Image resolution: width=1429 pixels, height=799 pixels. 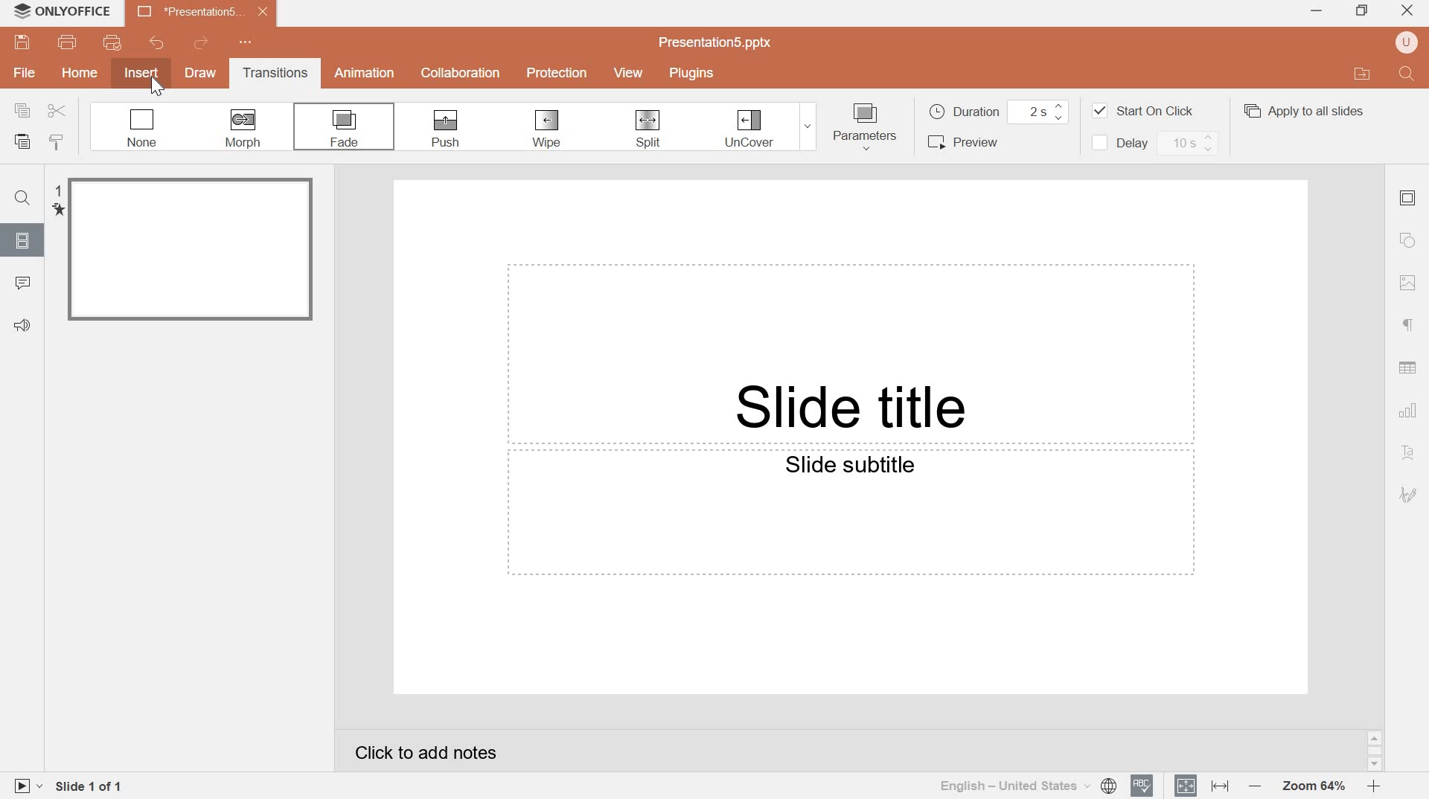 What do you see at coordinates (808, 127) in the screenshot?
I see `Drop down` at bounding box center [808, 127].